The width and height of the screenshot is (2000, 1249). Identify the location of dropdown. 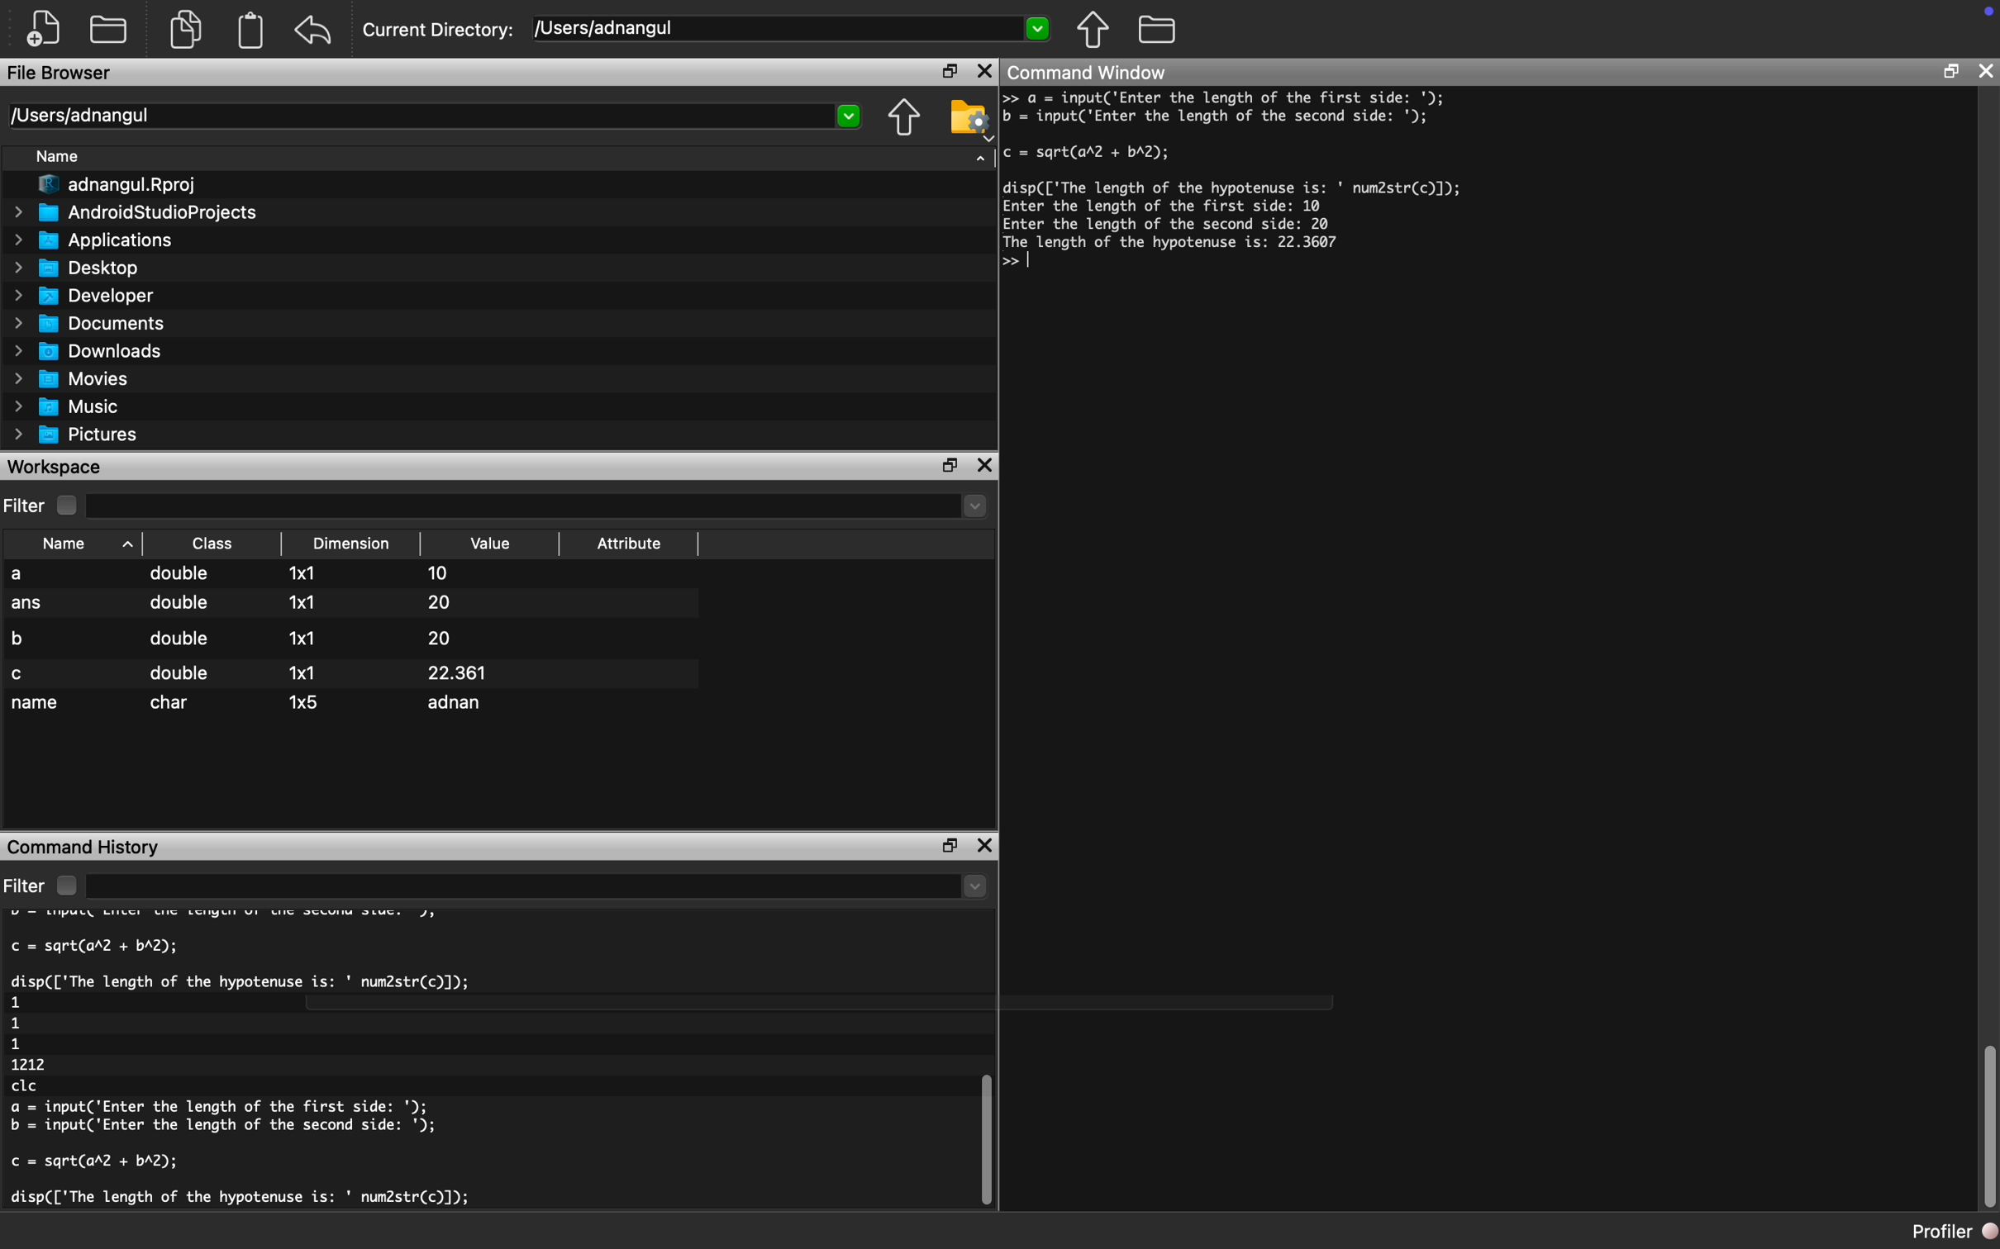
(981, 155).